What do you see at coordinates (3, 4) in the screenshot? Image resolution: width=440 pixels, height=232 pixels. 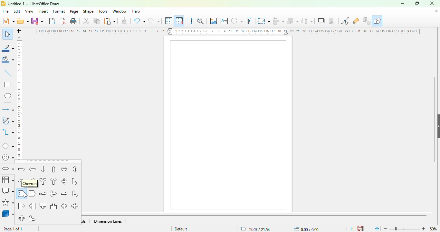 I see `logo` at bounding box center [3, 4].